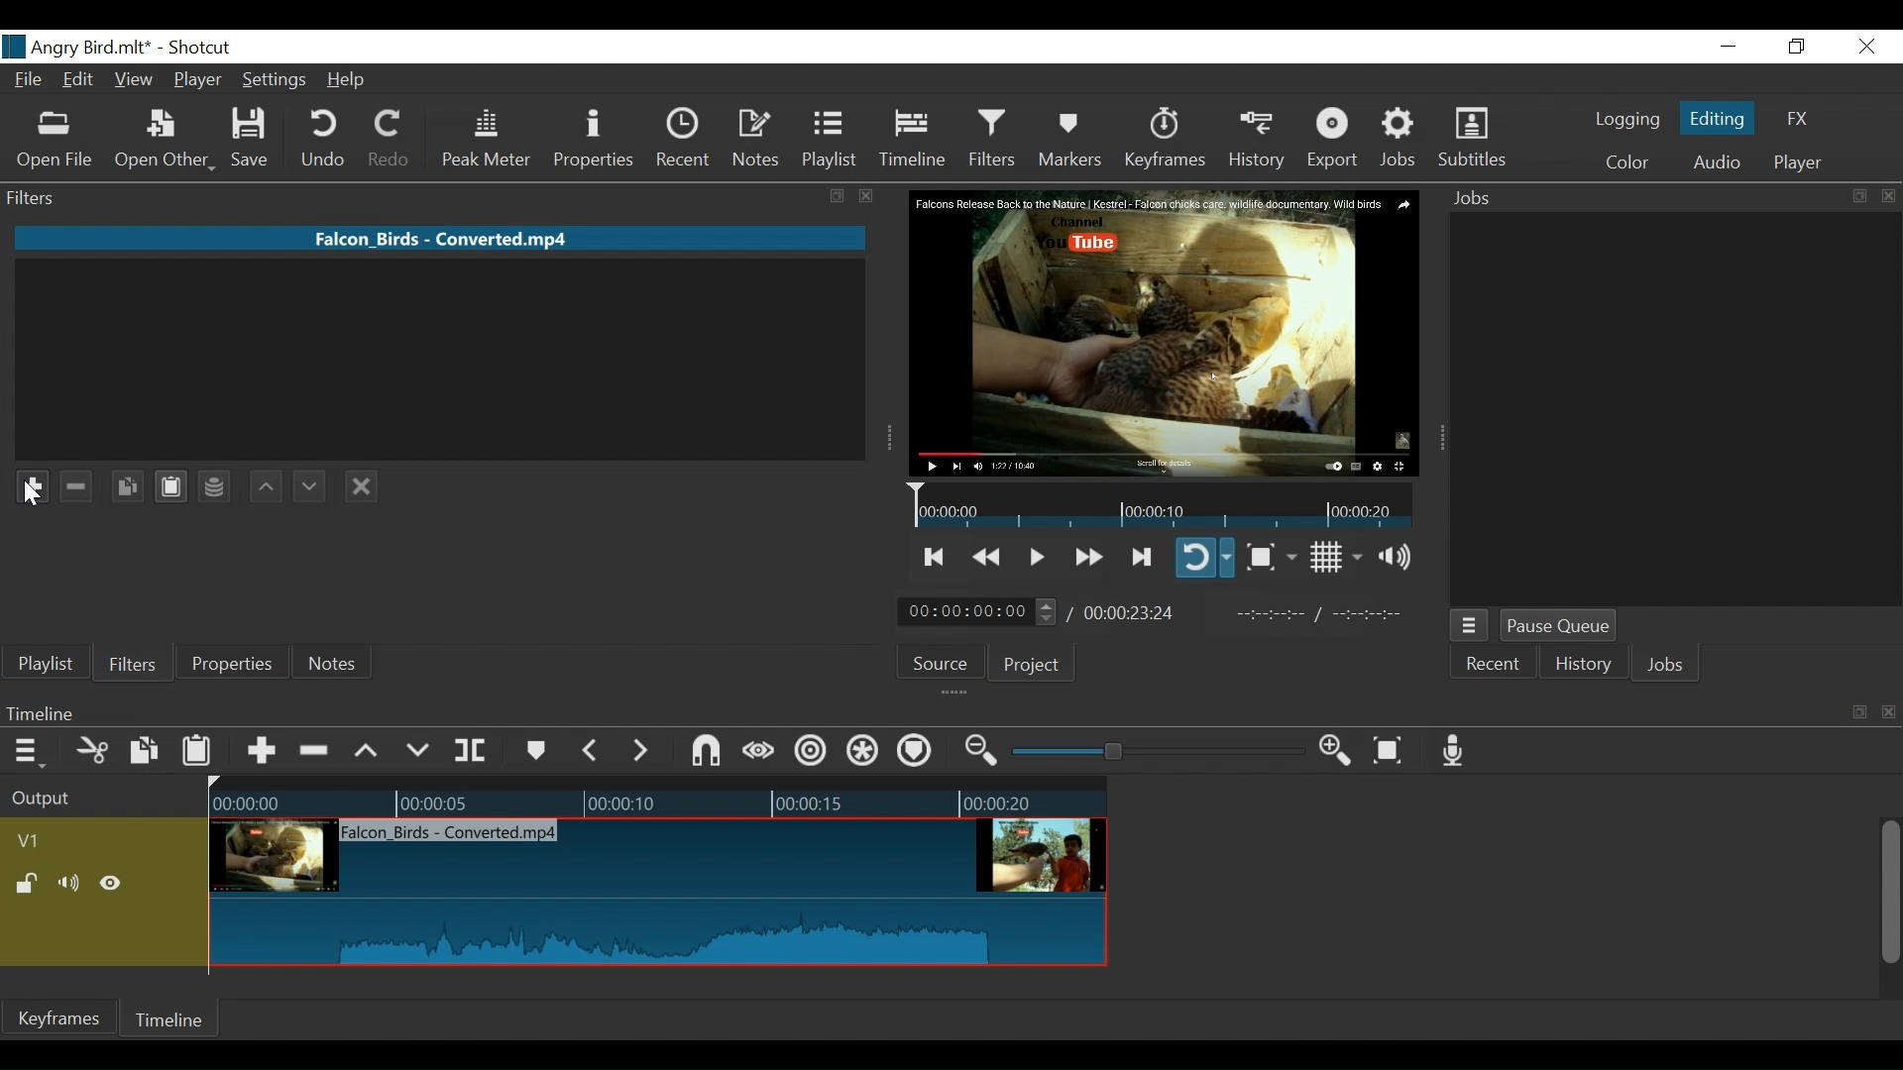  Describe the element at coordinates (658, 799) in the screenshot. I see `Timeline` at that location.